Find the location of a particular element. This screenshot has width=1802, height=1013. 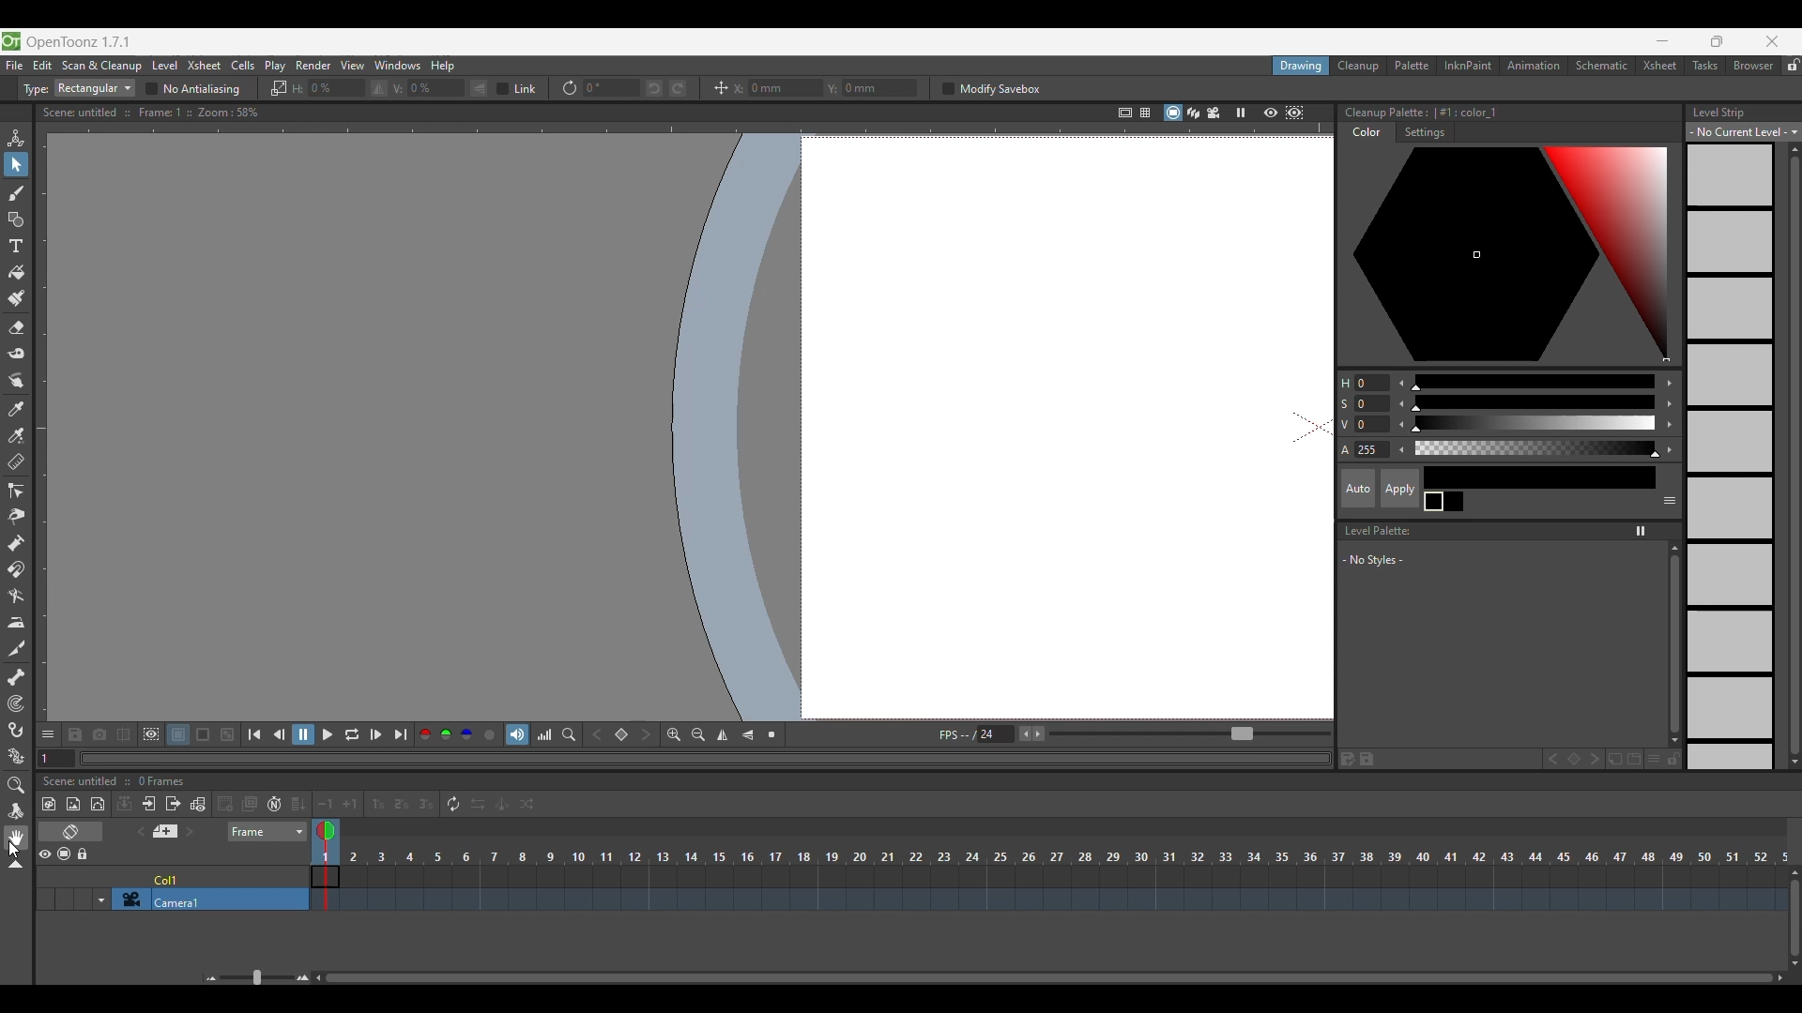

Palette is located at coordinates (1411, 66).